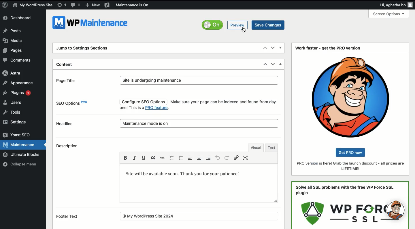  Describe the element at coordinates (214, 25) in the screenshot. I see `Off` at that location.